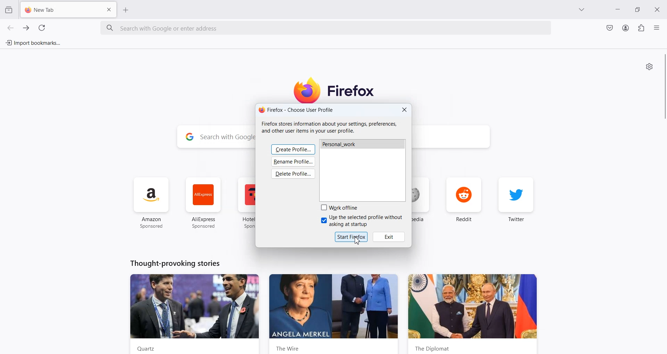 The height and width of the screenshot is (354, 667). I want to click on the wire, so click(334, 314).